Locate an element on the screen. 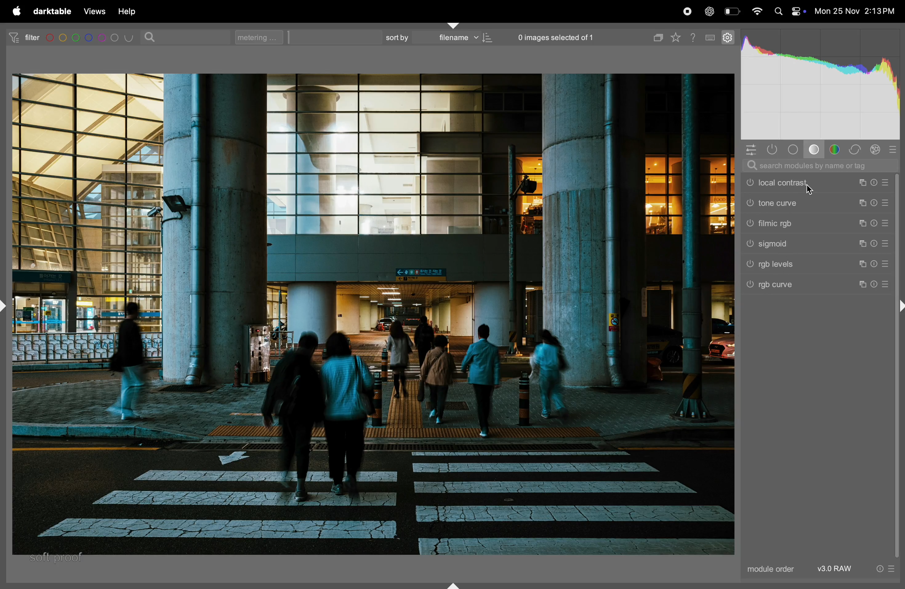  rgb levels is located at coordinates (813, 264).